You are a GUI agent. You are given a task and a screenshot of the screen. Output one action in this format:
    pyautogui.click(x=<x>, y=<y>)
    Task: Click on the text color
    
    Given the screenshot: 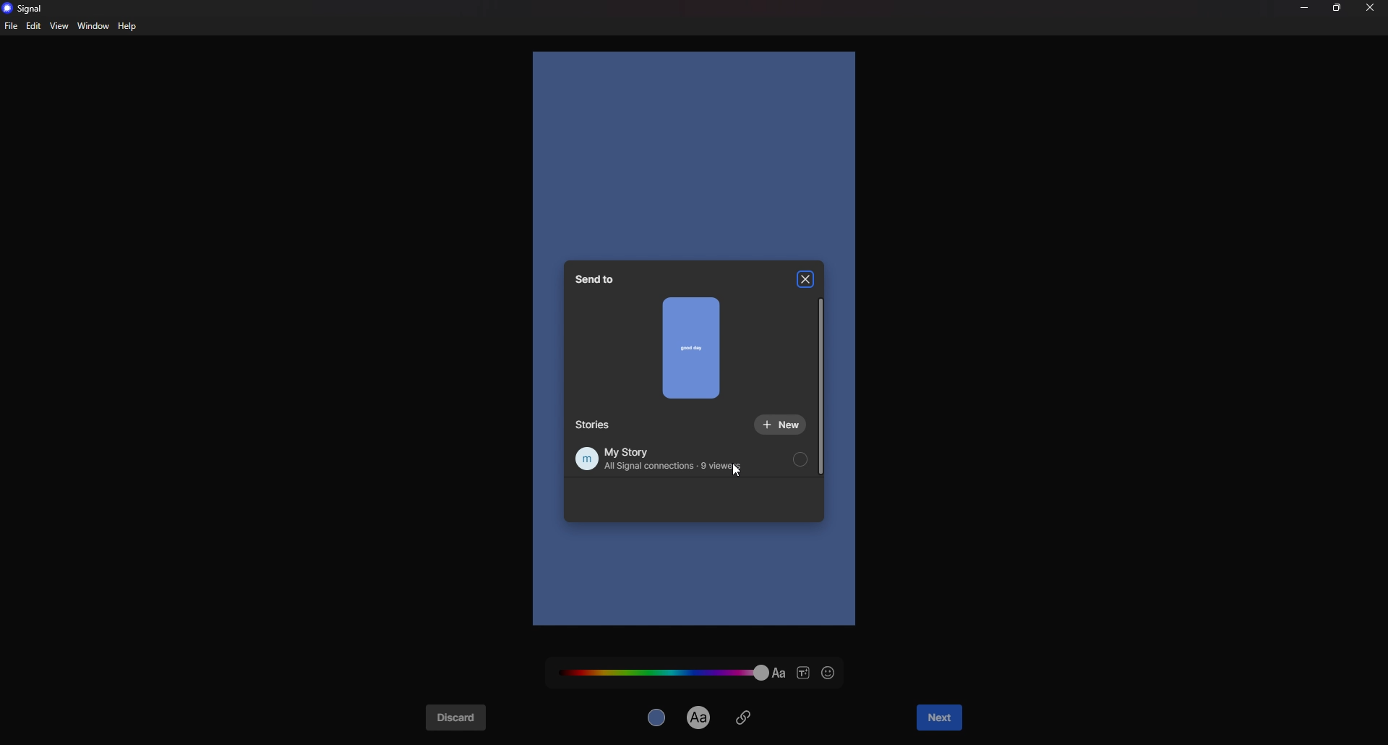 What is the action you would take?
    pyautogui.click(x=661, y=672)
    